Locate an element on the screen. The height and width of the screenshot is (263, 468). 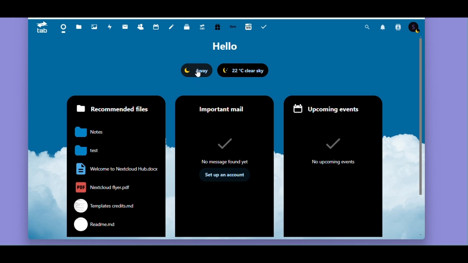
templates credits.md is located at coordinates (106, 205).